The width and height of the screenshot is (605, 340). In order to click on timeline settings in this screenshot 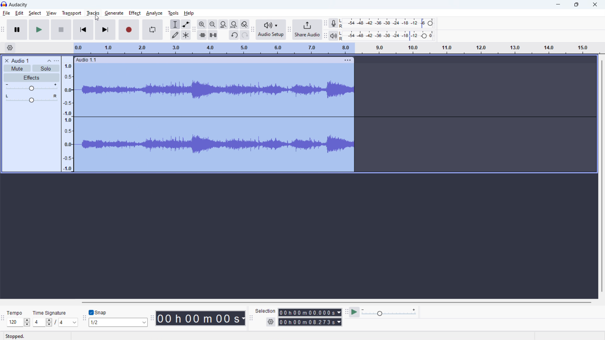, I will do `click(9, 48)`.